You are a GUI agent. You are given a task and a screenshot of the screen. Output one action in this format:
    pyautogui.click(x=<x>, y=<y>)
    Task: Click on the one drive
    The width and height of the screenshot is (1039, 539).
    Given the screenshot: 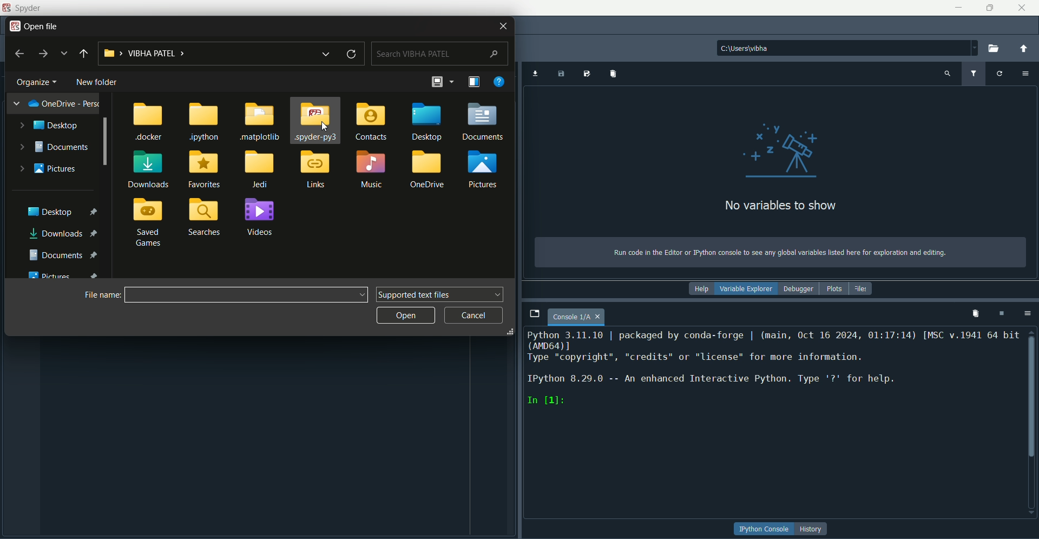 What is the action you would take?
    pyautogui.click(x=58, y=103)
    